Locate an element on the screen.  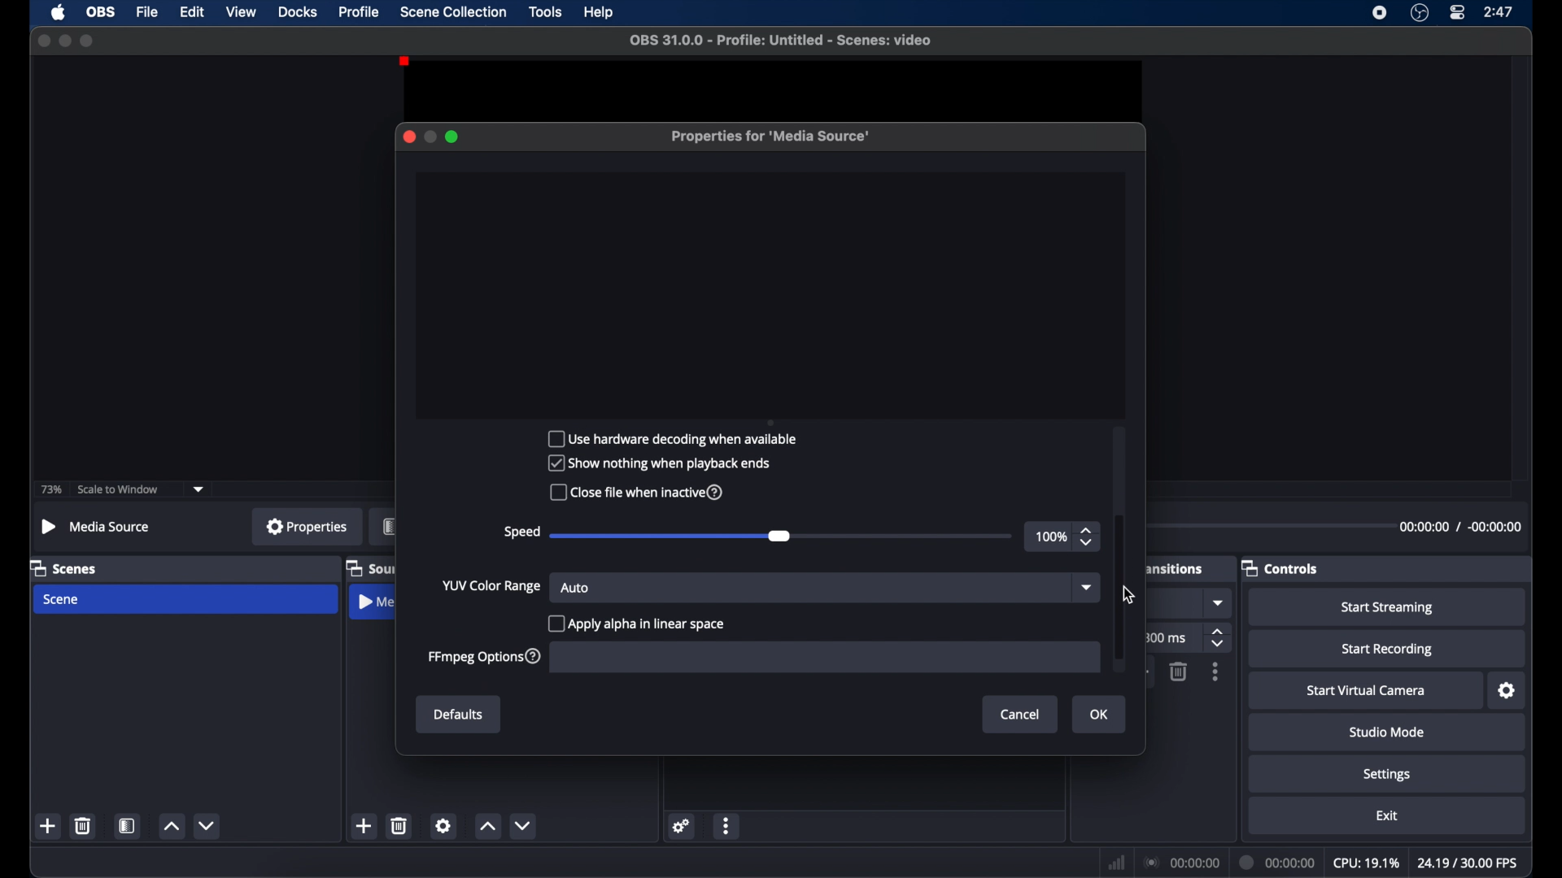
help is located at coordinates (600, 13).